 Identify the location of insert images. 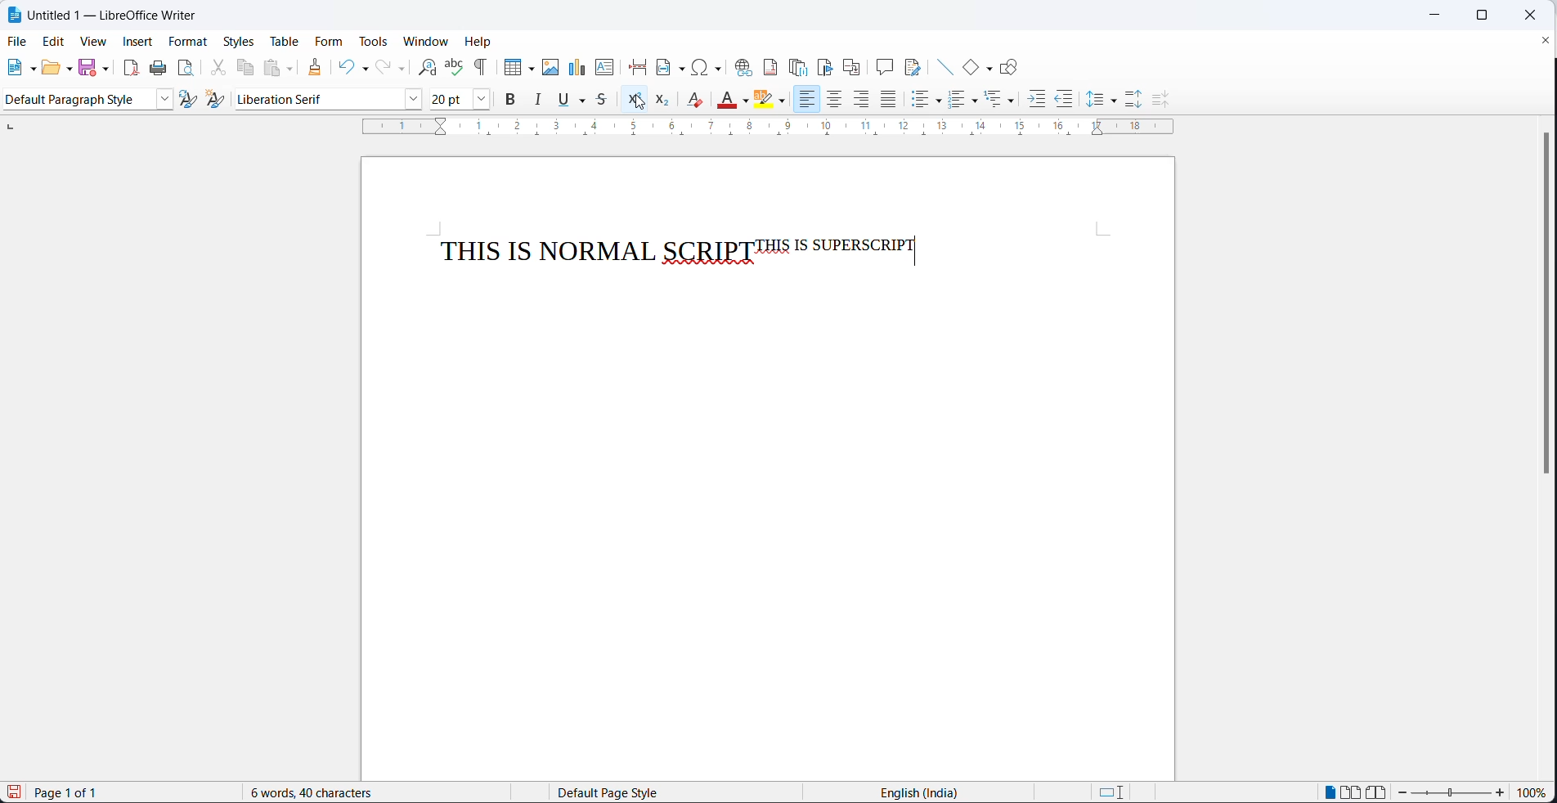
(550, 67).